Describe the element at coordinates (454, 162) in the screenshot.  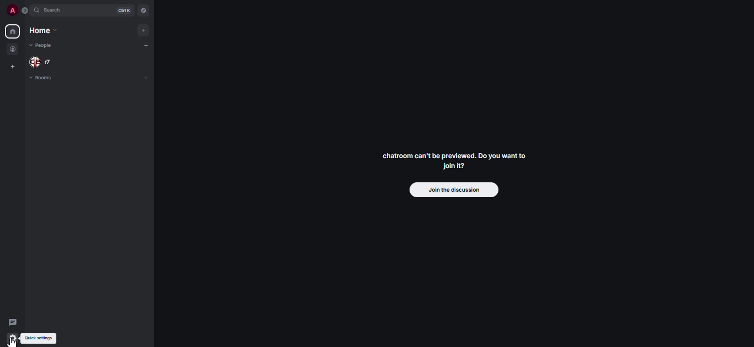
I see `chatroom can't be previewed. Join it?` at that location.